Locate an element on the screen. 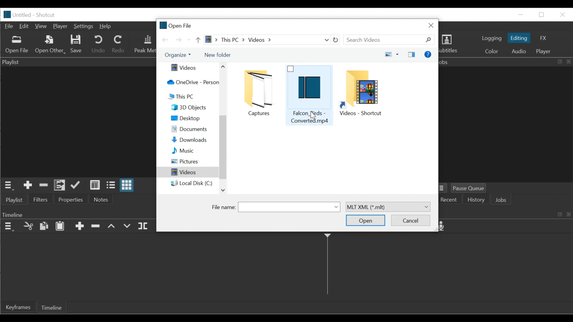 The image size is (573, 322). Timeline is located at coordinates (51, 307).